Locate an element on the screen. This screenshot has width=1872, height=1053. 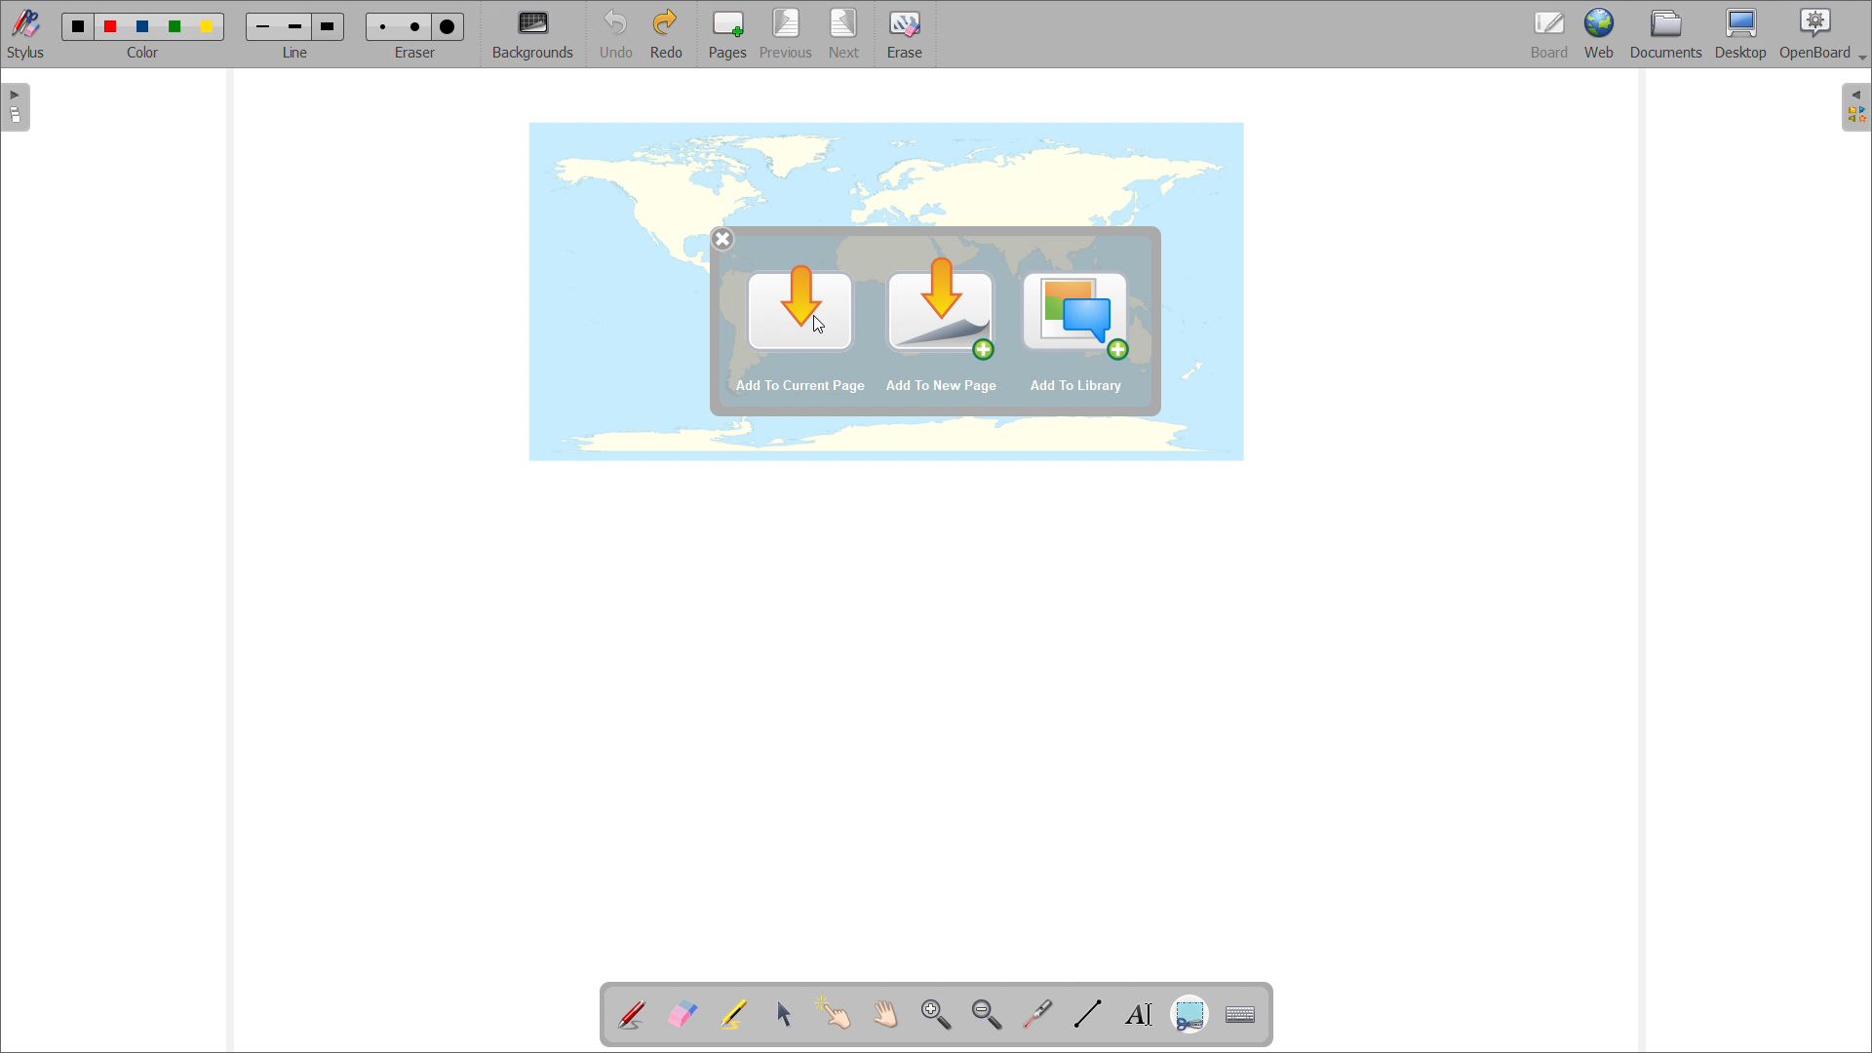
erase is located at coordinates (906, 34).